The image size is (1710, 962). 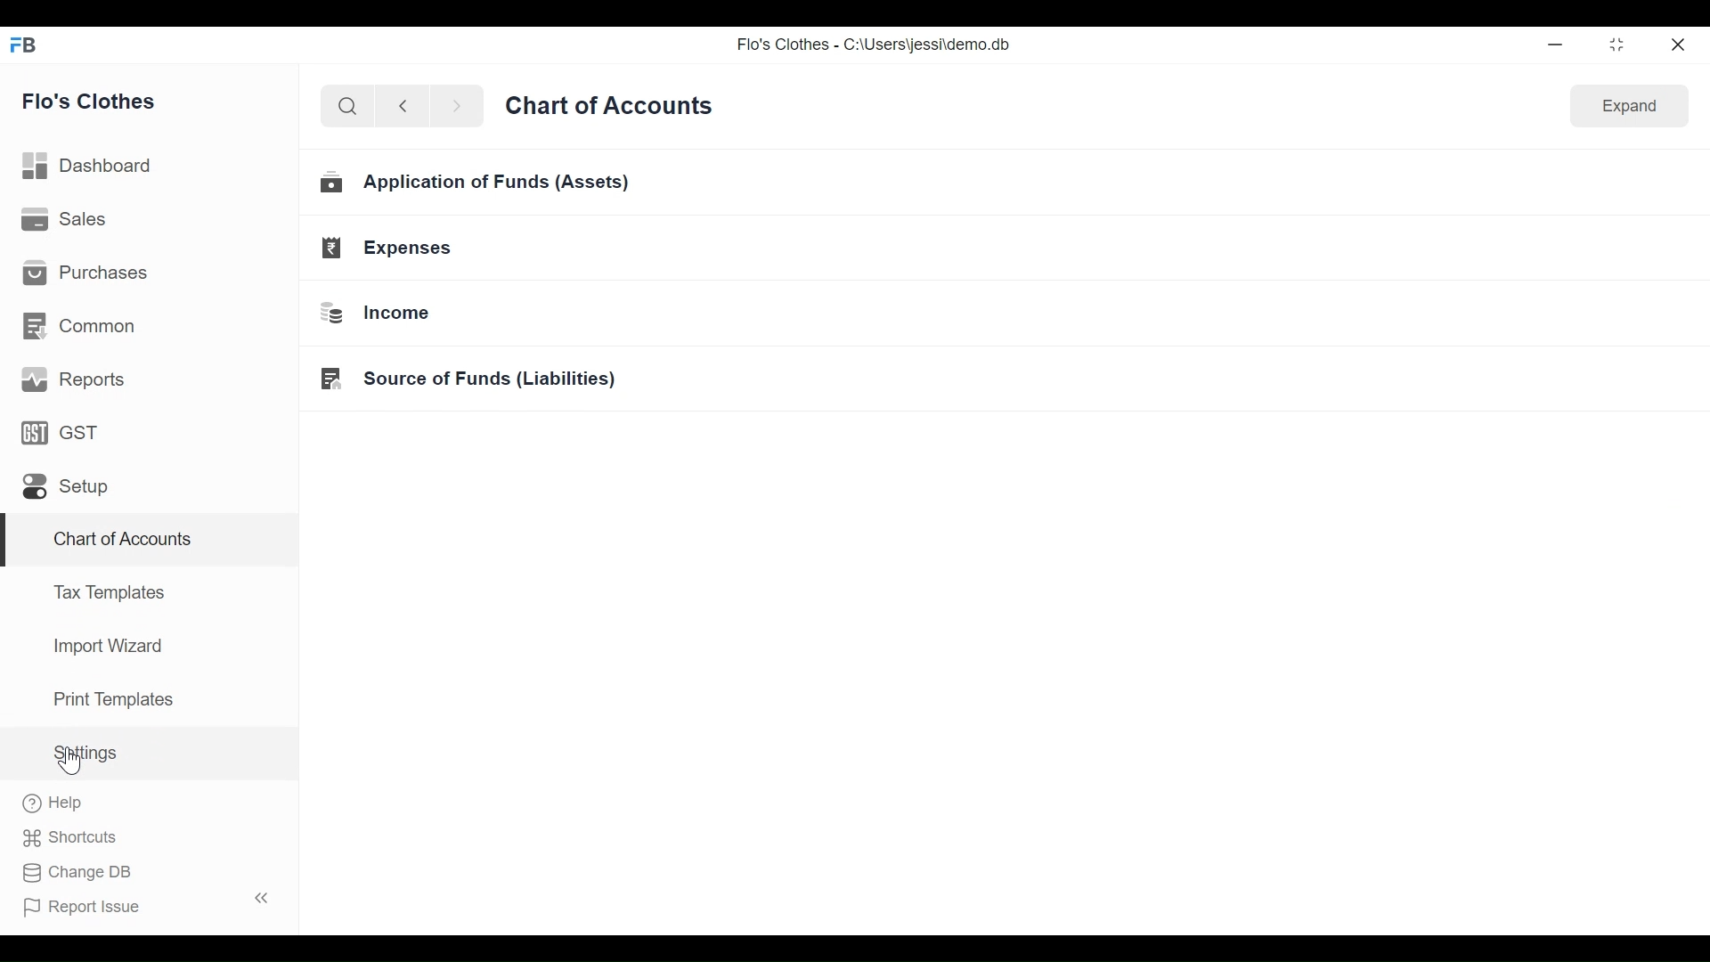 I want to click on Common, so click(x=82, y=329).